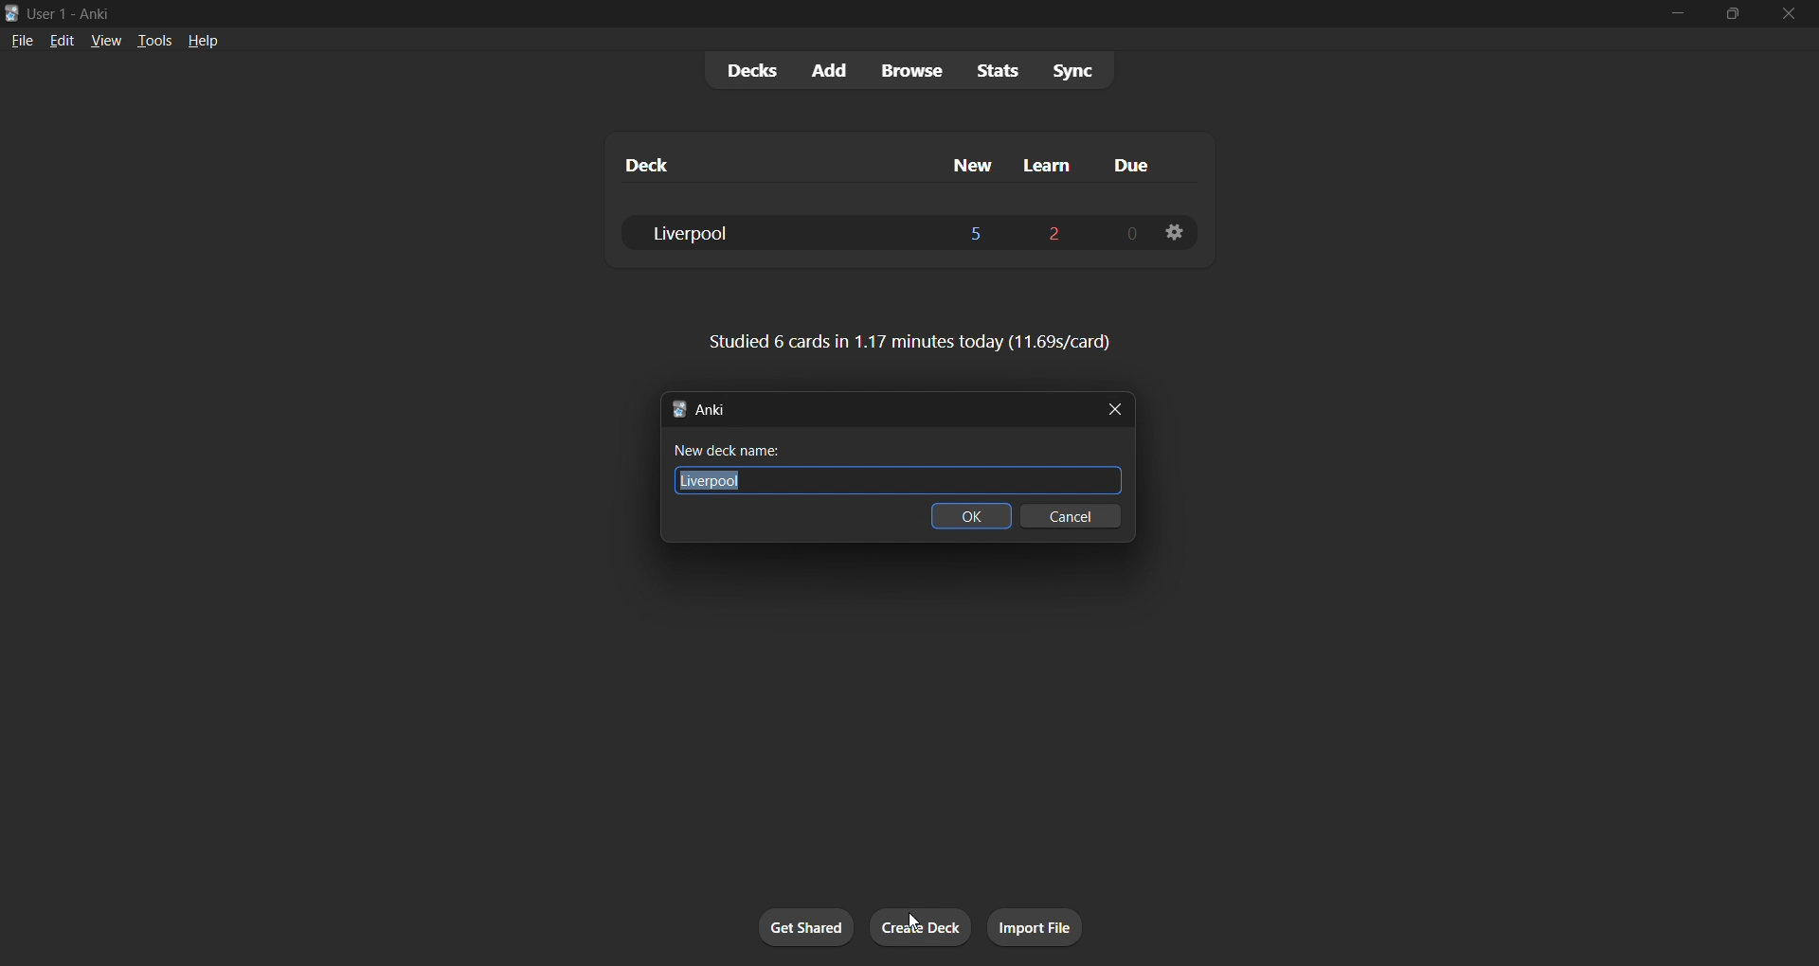  What do you see at coordinates (1175, 232) in the screenshot?
I see `deck settings` at bounding box center [1175, 232].